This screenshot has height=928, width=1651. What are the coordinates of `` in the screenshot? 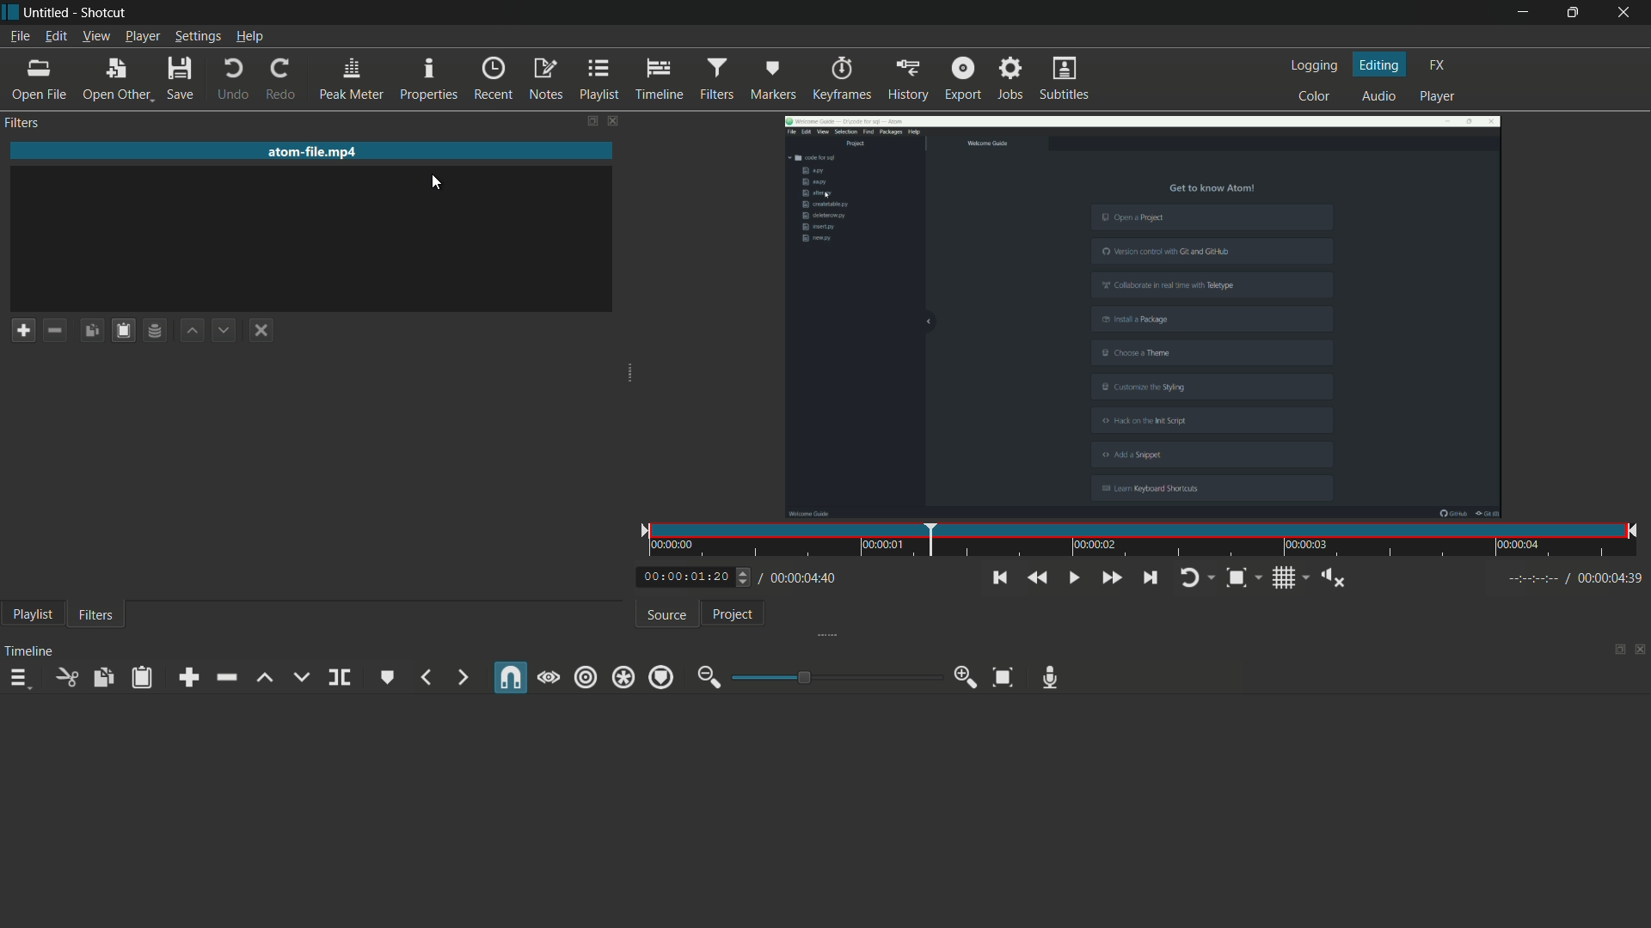 It's located at (745, 577).